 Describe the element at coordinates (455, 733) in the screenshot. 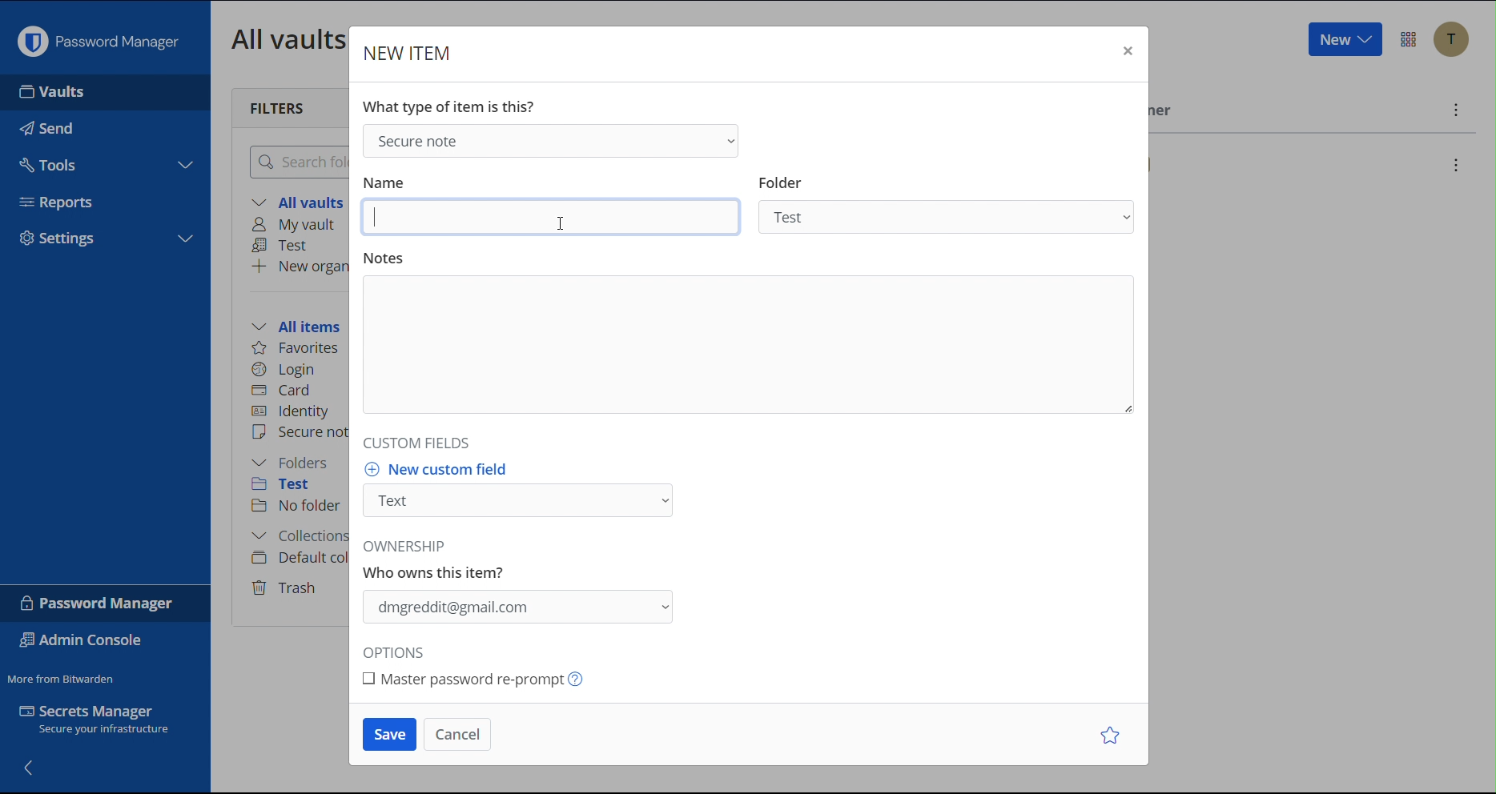

I see `Cancel` at that location.